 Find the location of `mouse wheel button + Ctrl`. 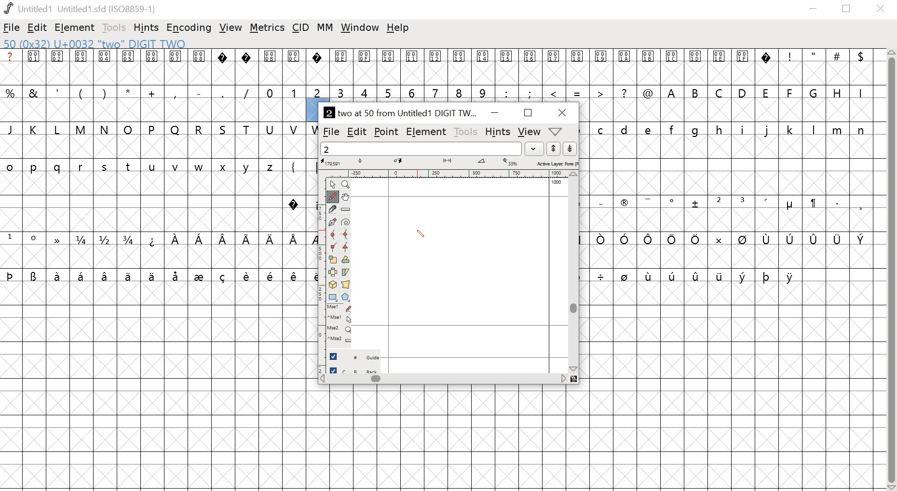

mouse wheel button + Ctrl is located at coordinates (340, 341).